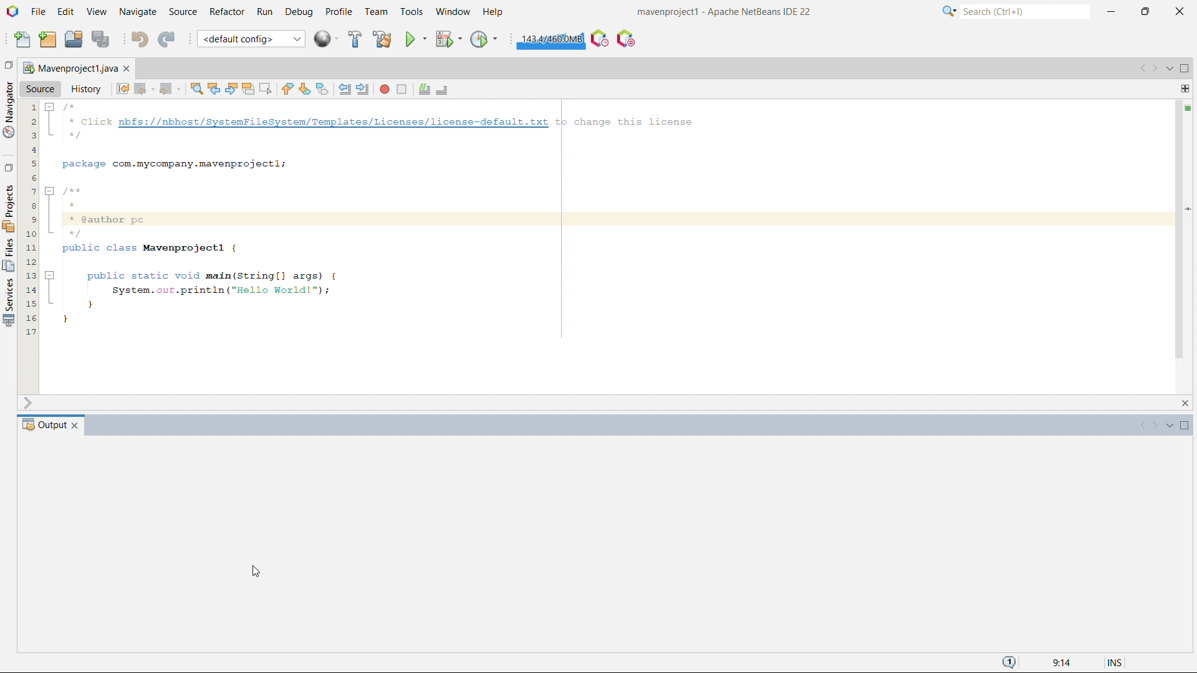  I want to click on find selection, so click(196, 90).